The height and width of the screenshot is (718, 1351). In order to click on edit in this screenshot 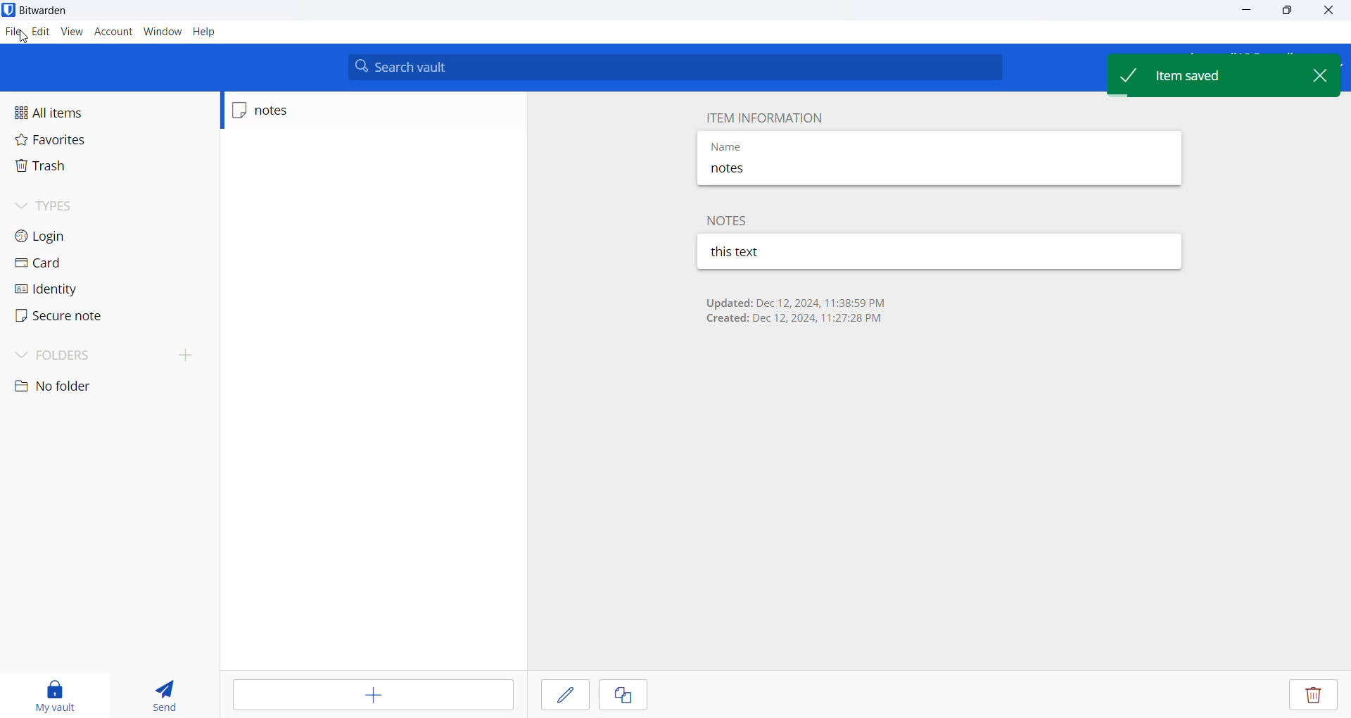, I will do `click(564, 694)`.